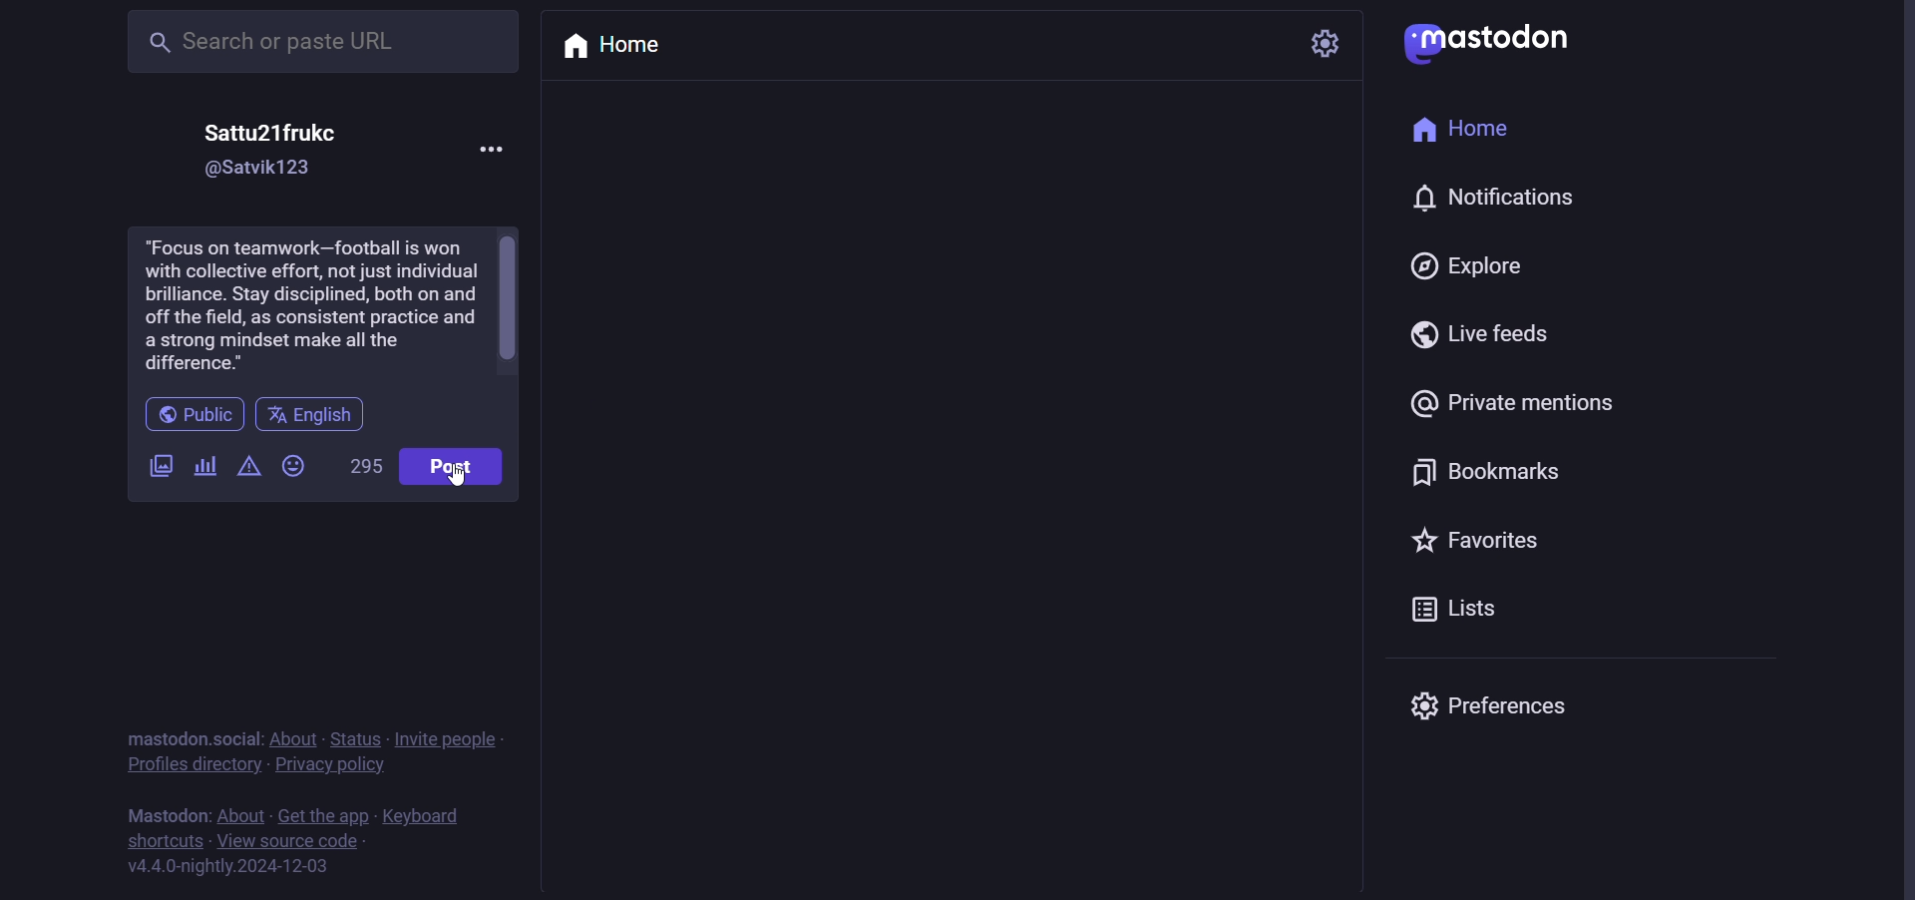 The height and width of the screenshot is (900, 1915). Describe the element at coordinates (1470, 268) in the screenshot. I see `explore` at that location.